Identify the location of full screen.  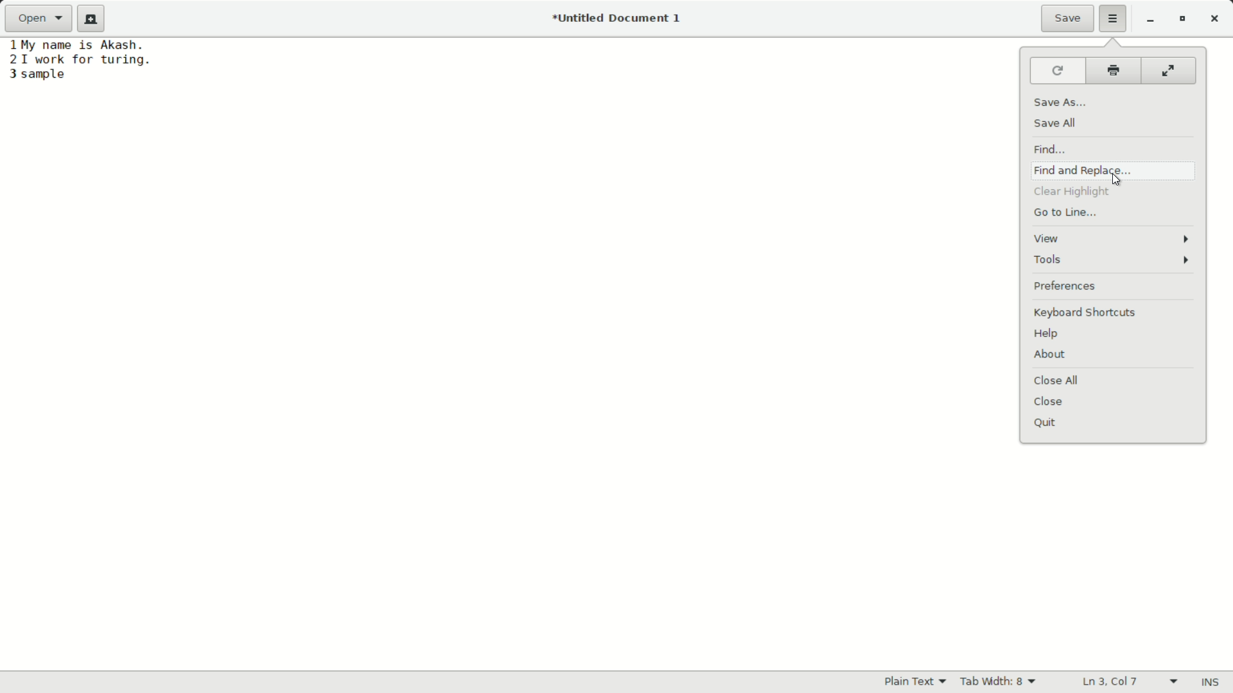
(1166, 73).